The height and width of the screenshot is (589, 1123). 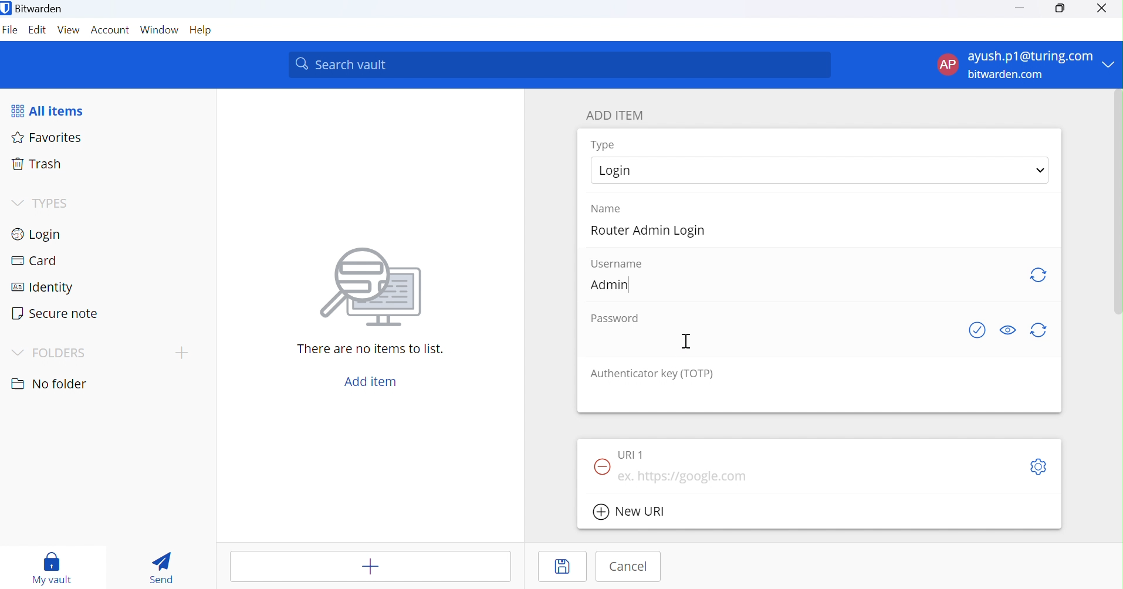 What do you see at coordinates (563, 566) in the screenshot?
I see `Save` at bounding box center [563, 566].